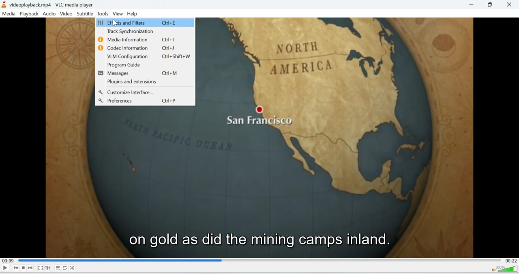 The image size is (519, 274). I want to click on 00:09, so click(7, 260).